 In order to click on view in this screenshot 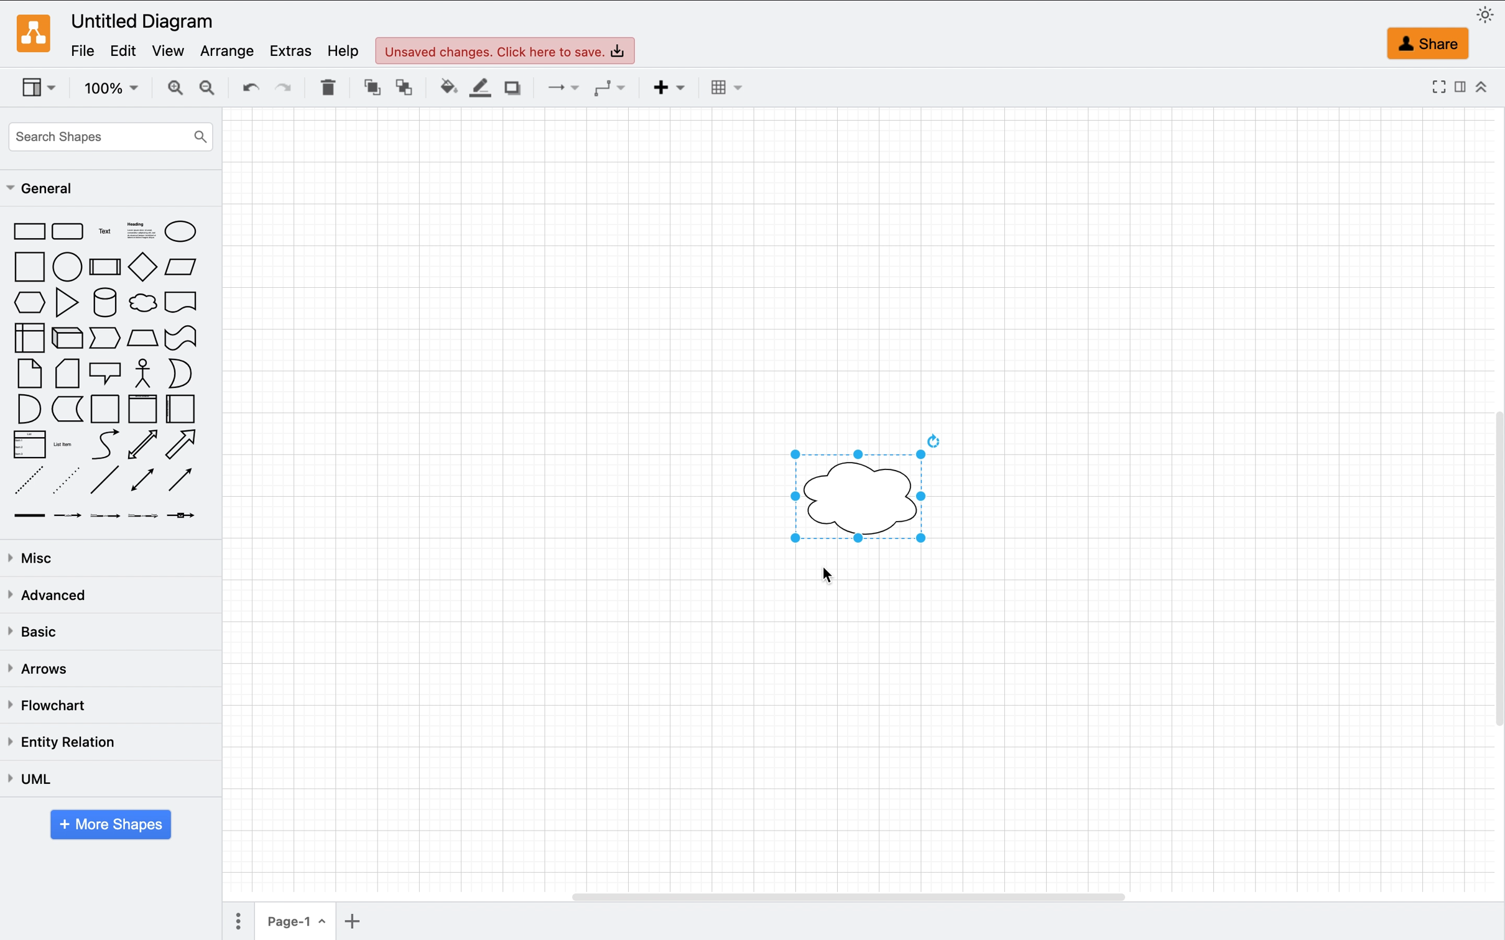, I will do `click(173, 51)`.